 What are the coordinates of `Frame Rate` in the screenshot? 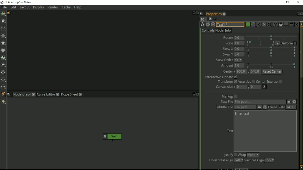 It's located at (276, 107).